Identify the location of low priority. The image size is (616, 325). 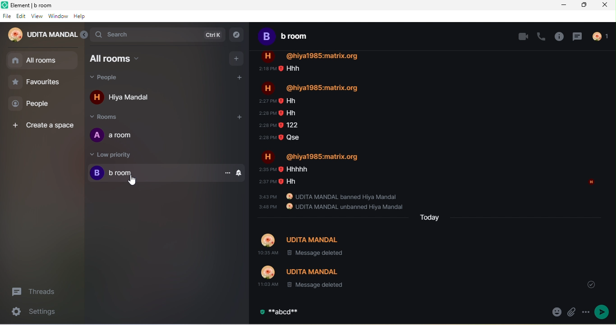
(124, 155).